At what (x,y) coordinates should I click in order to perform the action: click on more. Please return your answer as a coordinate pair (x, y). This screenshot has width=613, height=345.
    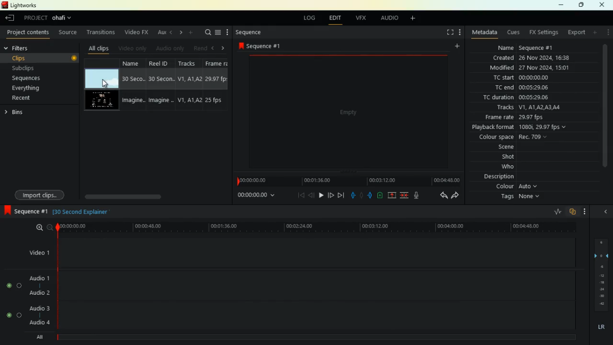
    Looking at the image, I should click on (585, 211).